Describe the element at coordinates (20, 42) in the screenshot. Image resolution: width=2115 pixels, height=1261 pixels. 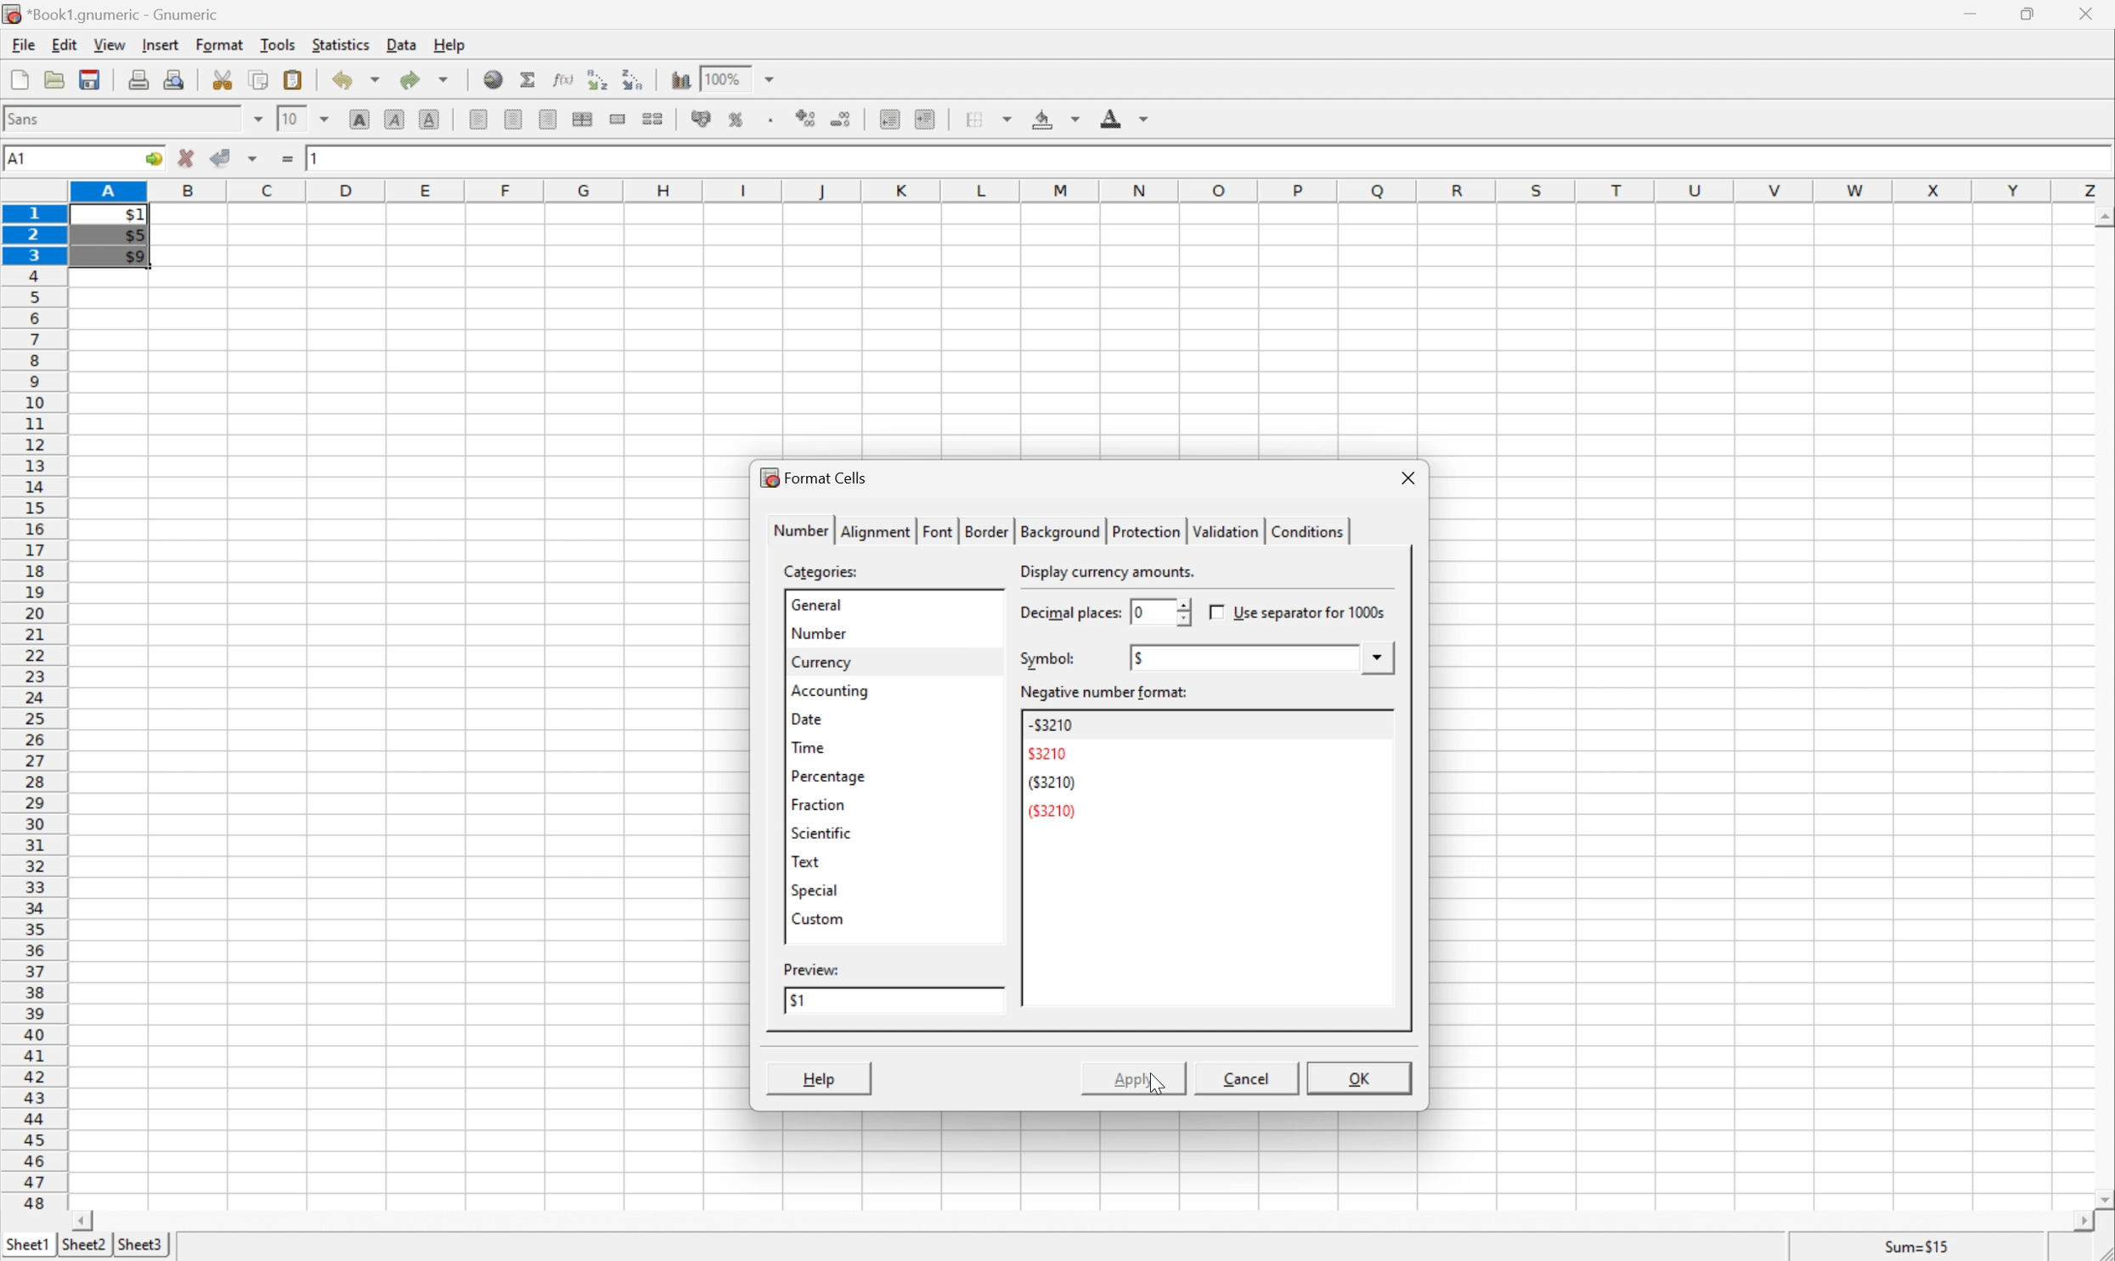
I see `file` at that location.